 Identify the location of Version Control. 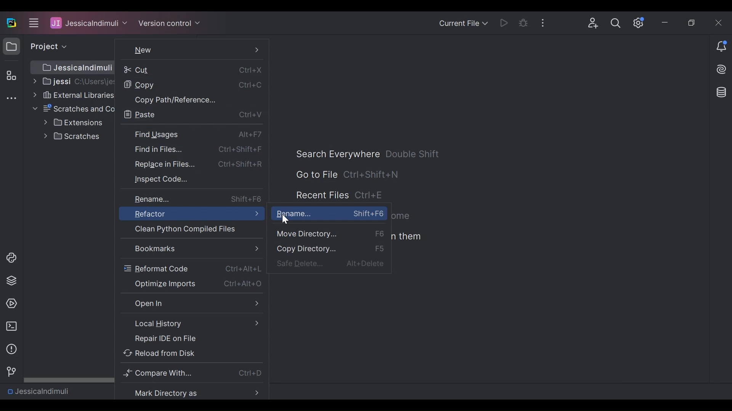
(169, 22).